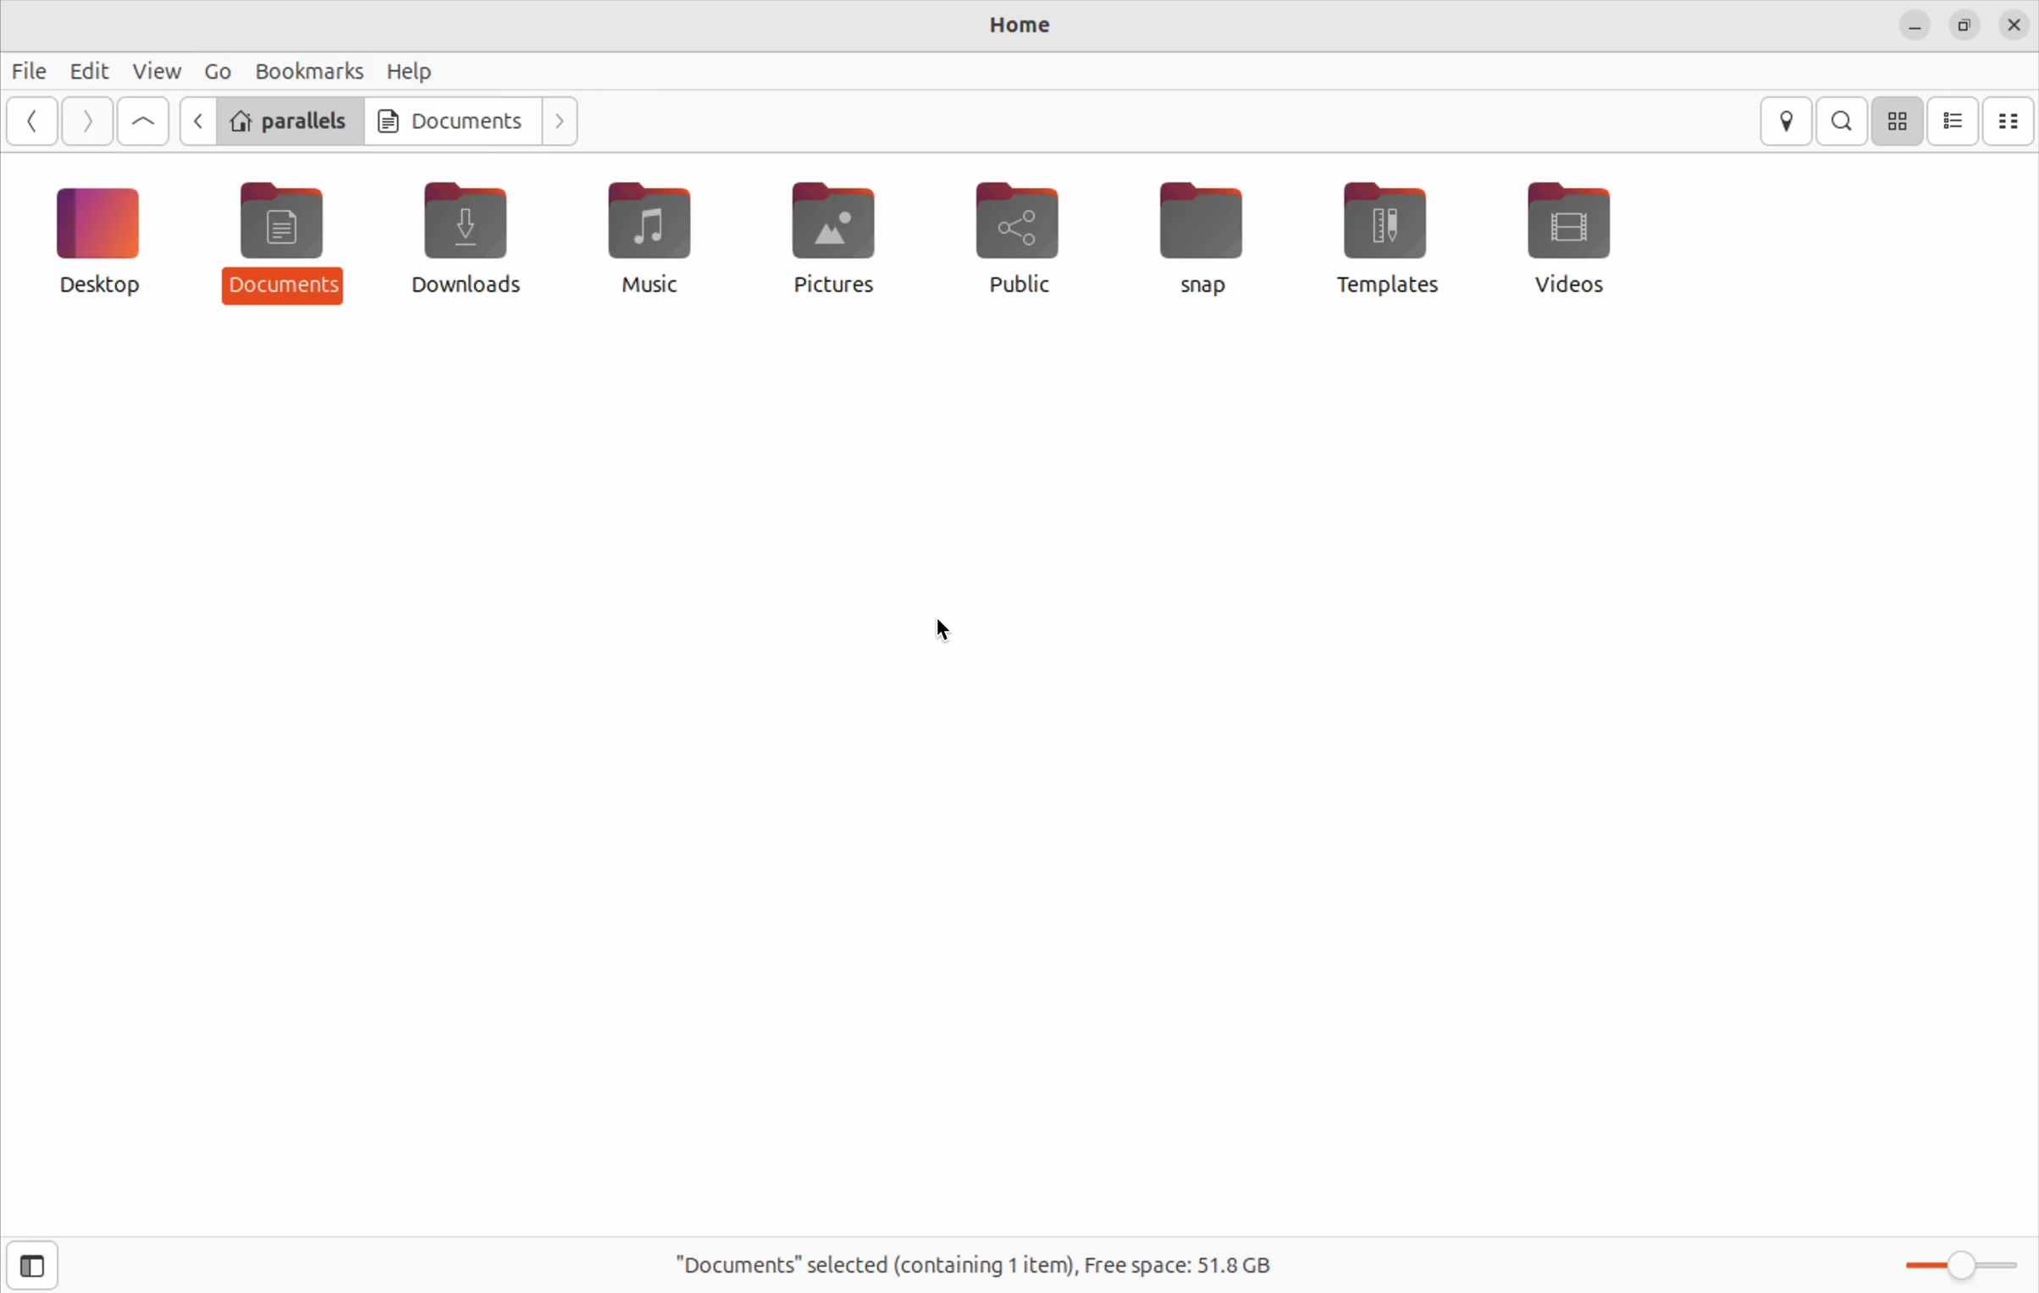 This screenshot has width=2039, height=1293. I want to click on list view, so click(1955, 121).